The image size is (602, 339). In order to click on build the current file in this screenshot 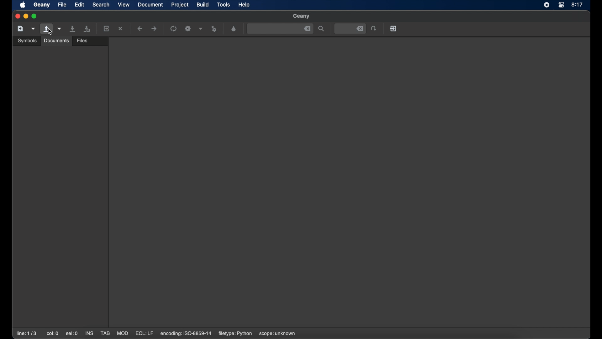, I will do `click(188, 29)`.